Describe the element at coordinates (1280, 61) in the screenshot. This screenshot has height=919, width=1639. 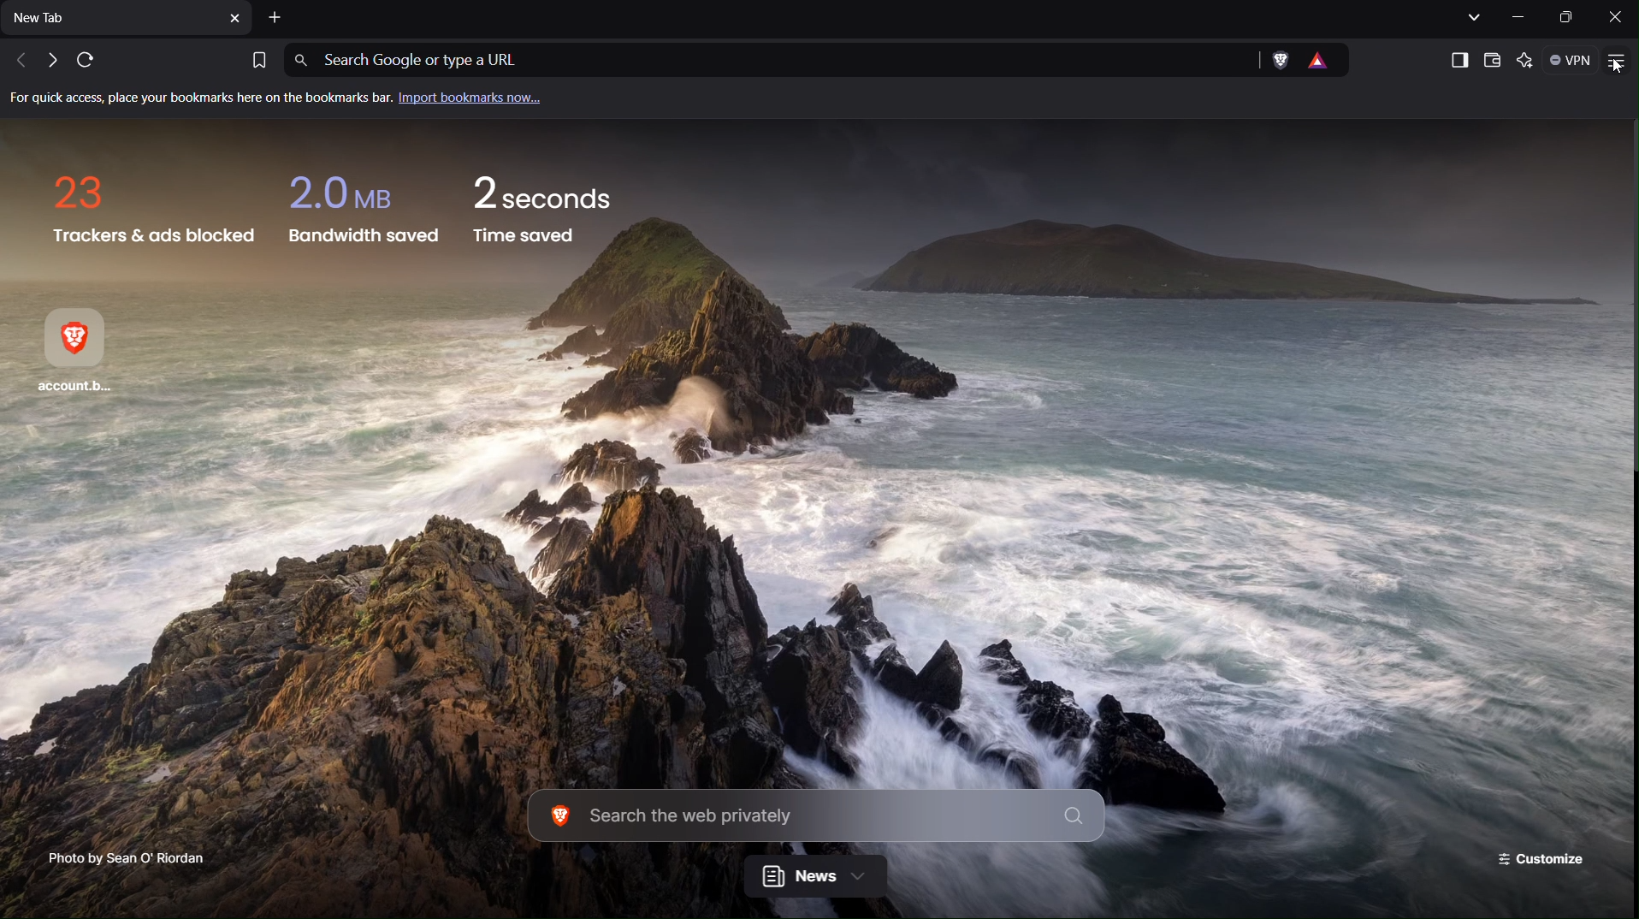
I see `Brave Shield` at that location.